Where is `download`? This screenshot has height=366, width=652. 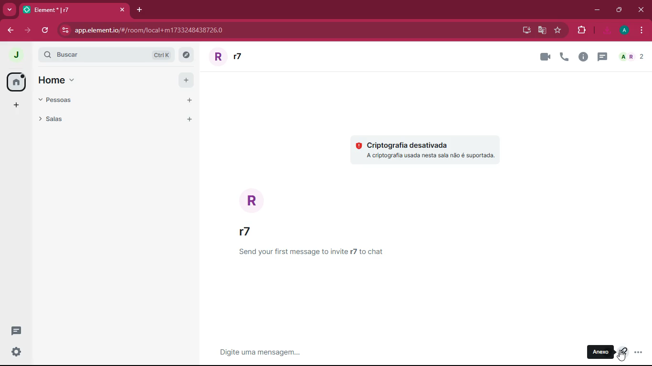 download is located at coordinates (607, 31).